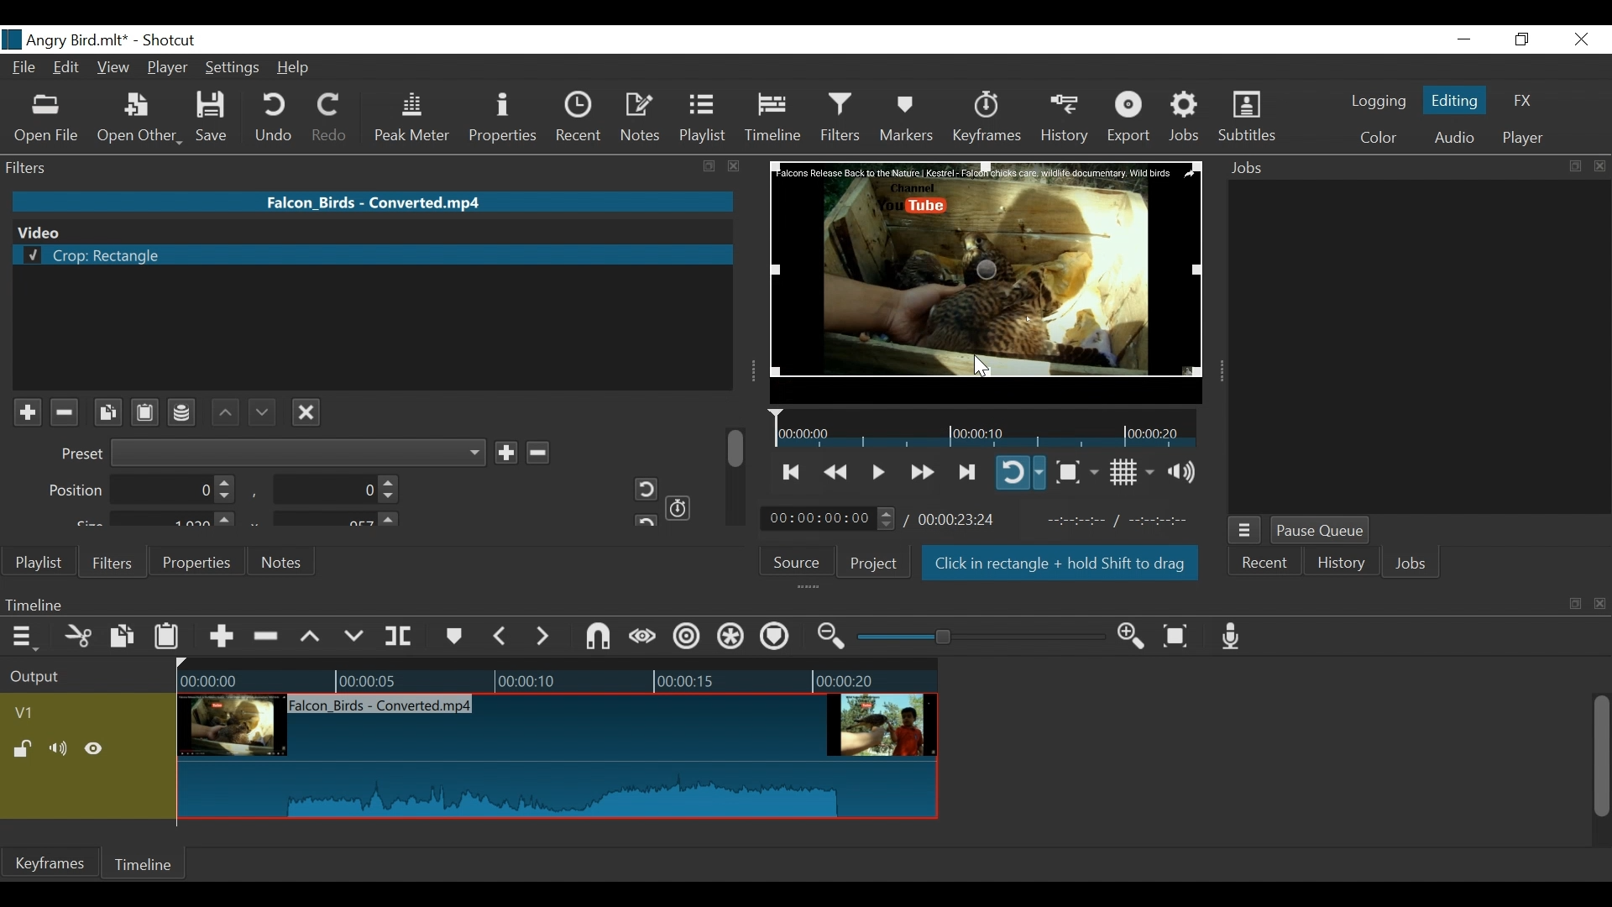 This screenshot has height=907, width=1612. Describe the element at coordinates (980, 368) in the screenshot. I see `cursor` at that location.